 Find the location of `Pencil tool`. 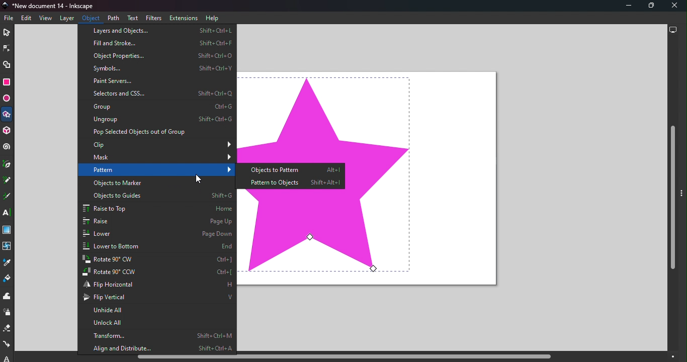

Pencil tool is located at coordinates (7, 181).